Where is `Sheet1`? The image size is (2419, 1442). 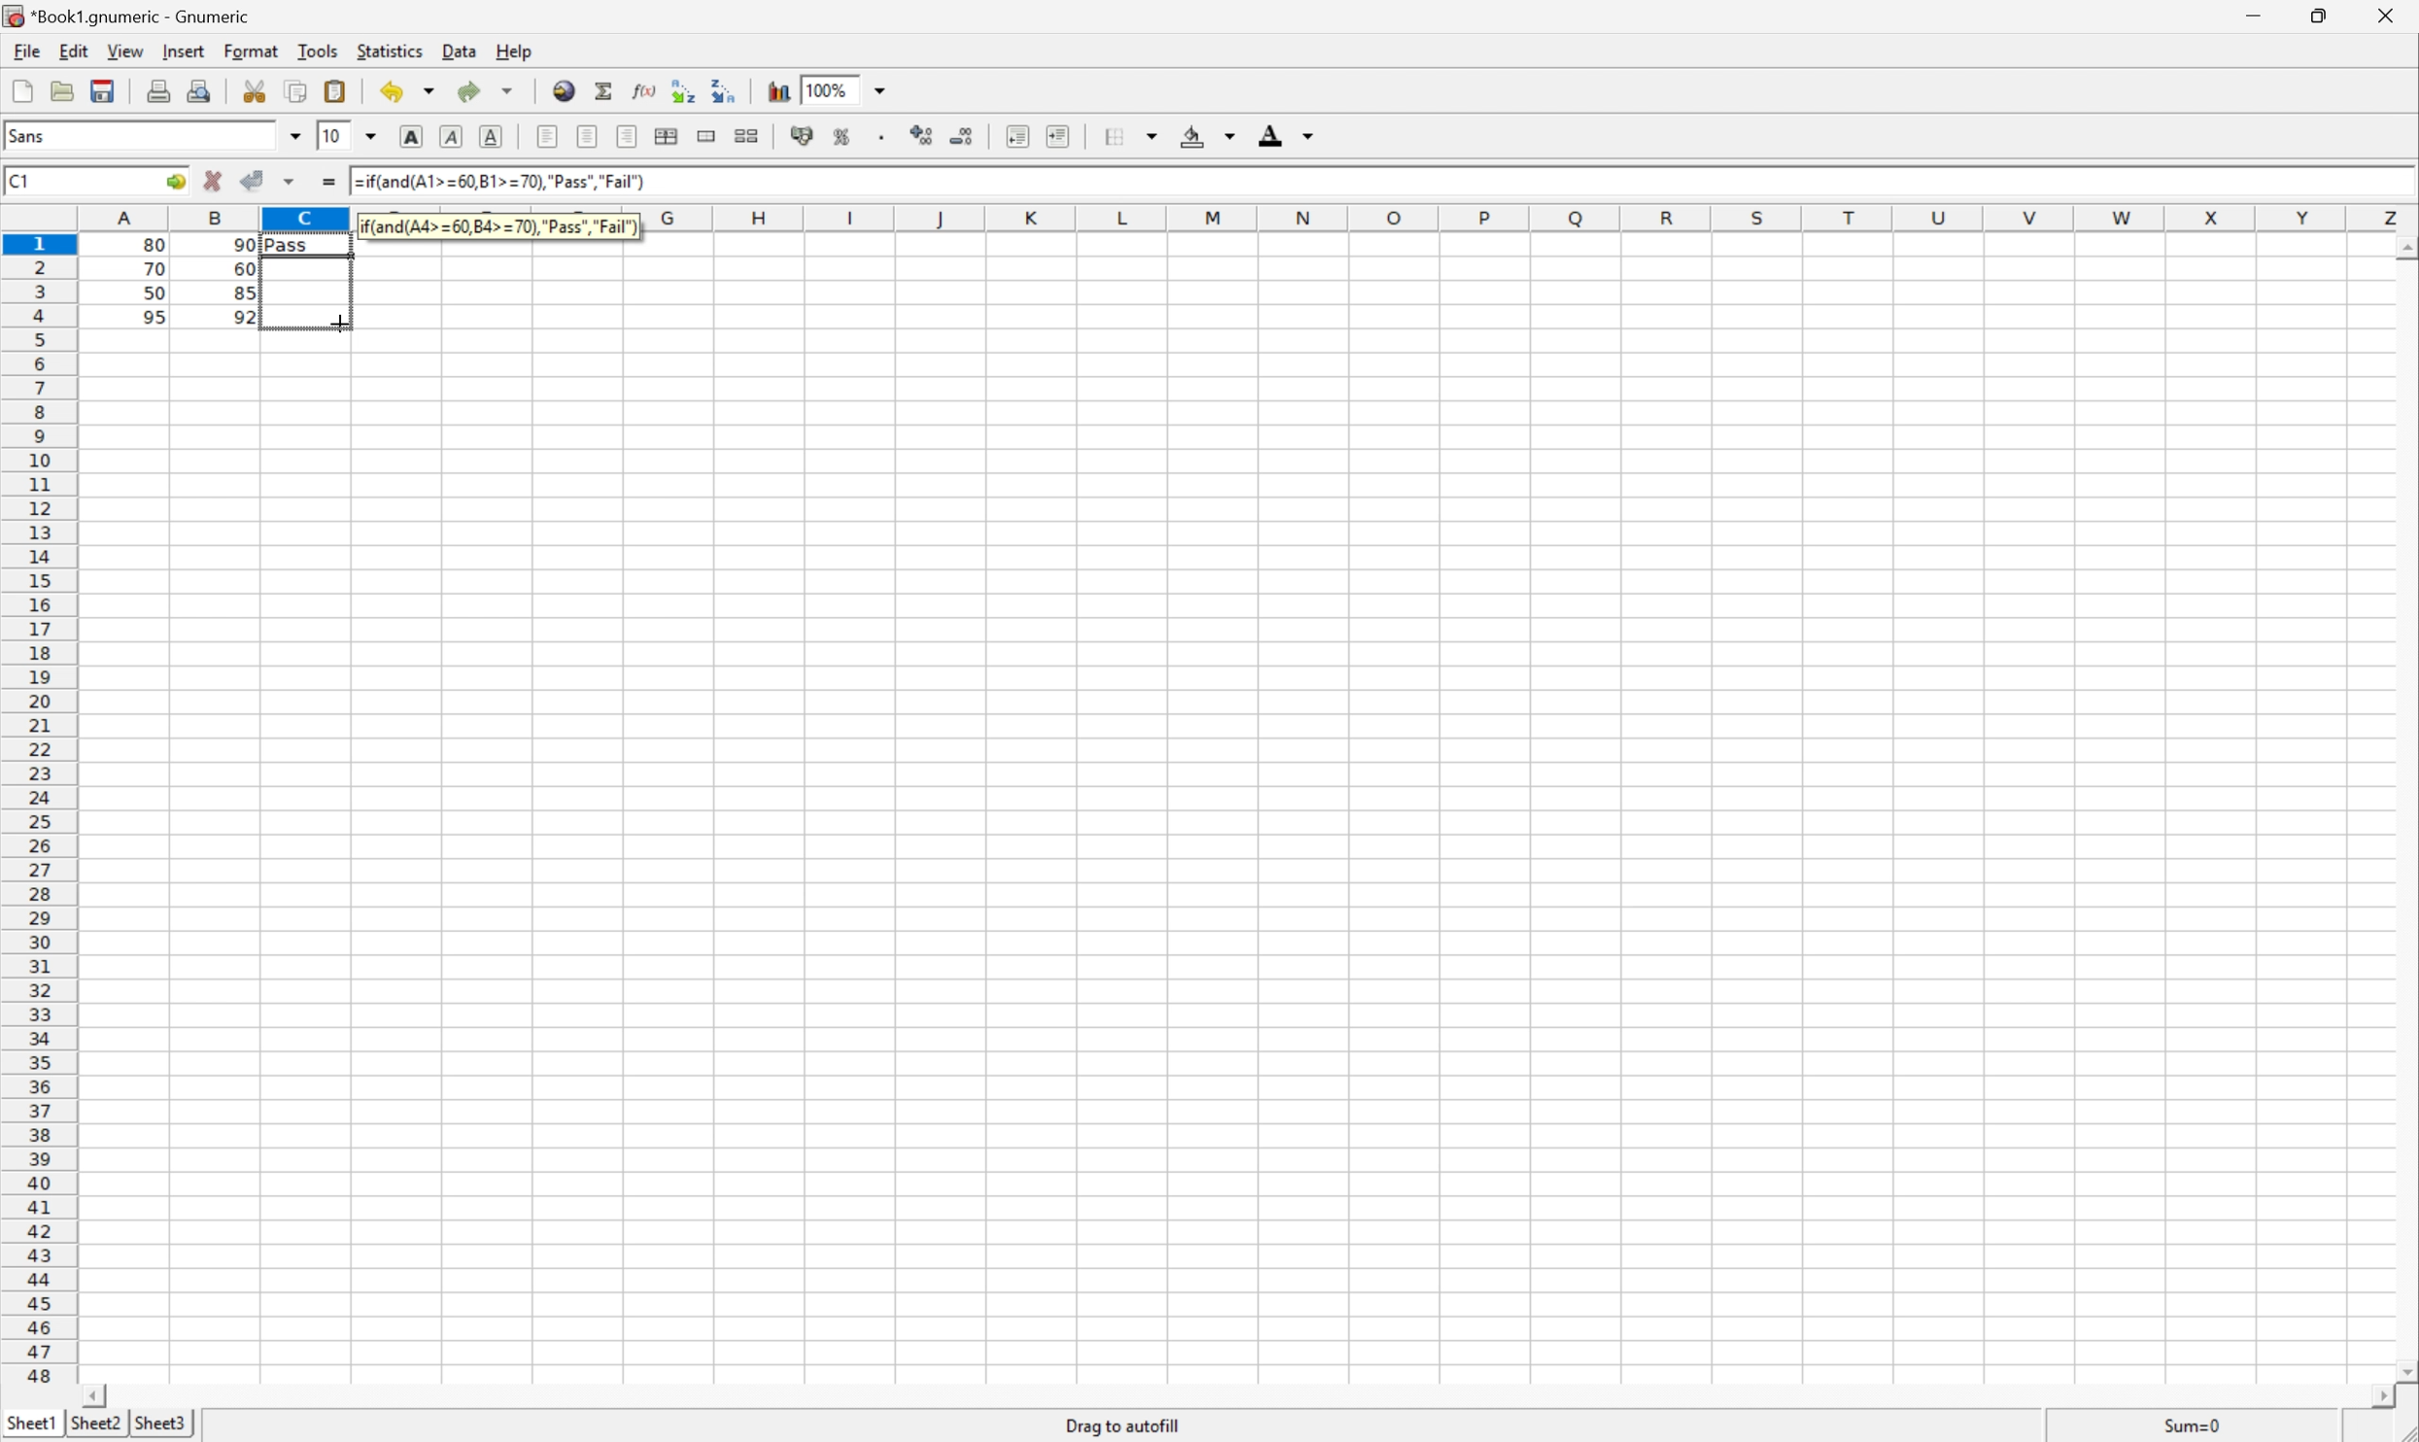 Sheet1 is located at coordinates (32, 1421).